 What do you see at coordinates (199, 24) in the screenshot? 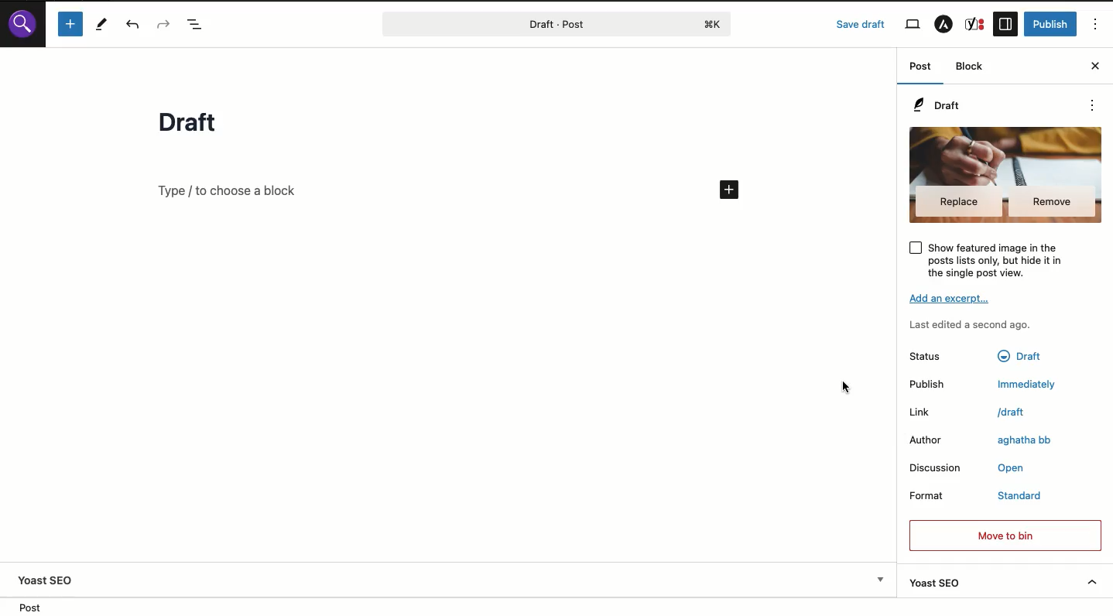
I see `Doc overview ` at bounding box center [199, 24].